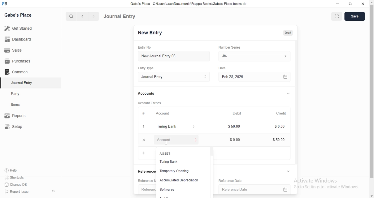  What do you see at coordinates (175, 139) in the screenshot?
I see `Add Row` at bounding box center [175, 139].